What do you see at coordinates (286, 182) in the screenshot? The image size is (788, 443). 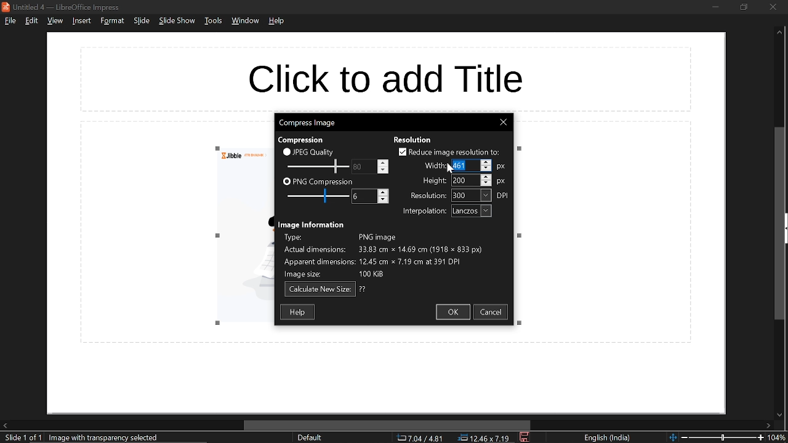 I see `checkbox` at bounding box center [286, 182].